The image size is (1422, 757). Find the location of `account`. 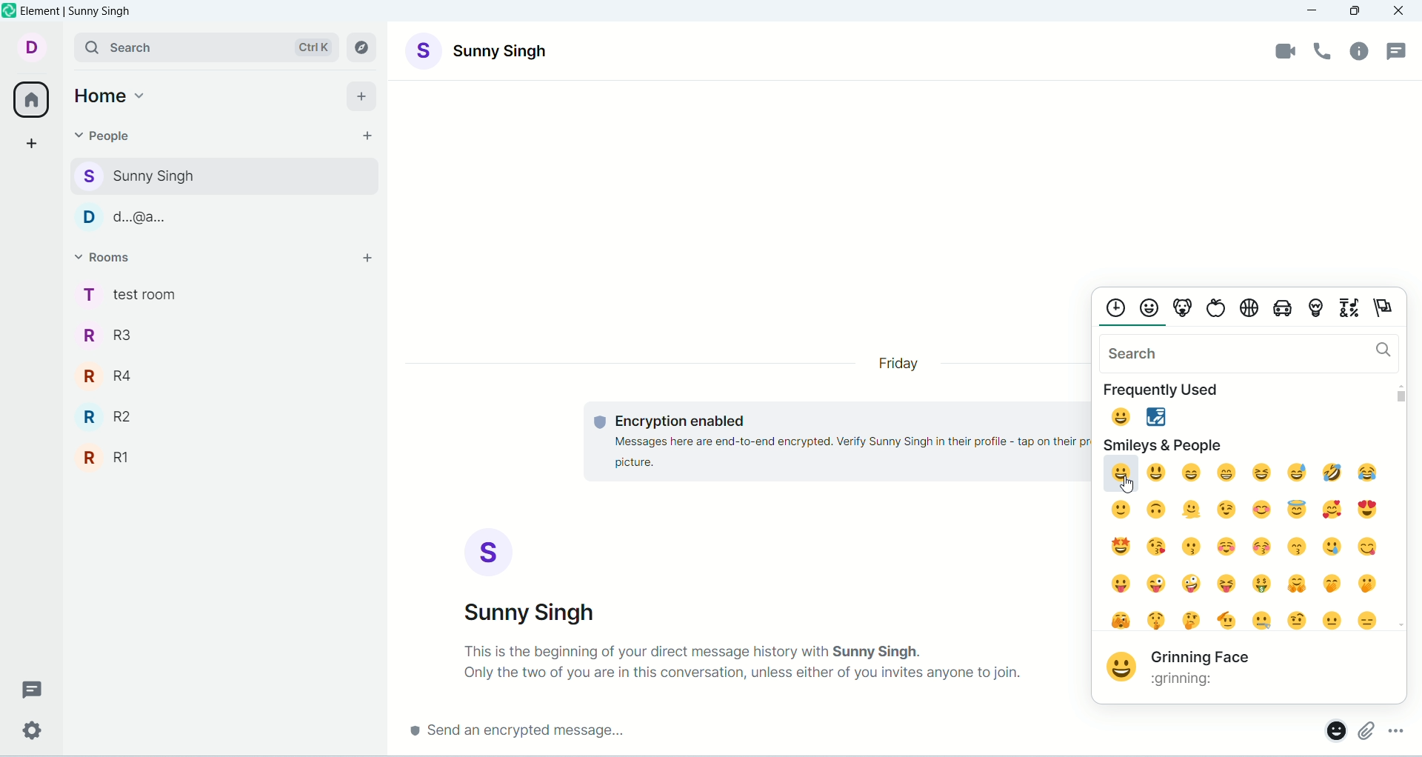

account is located at coordinates (33, 47).